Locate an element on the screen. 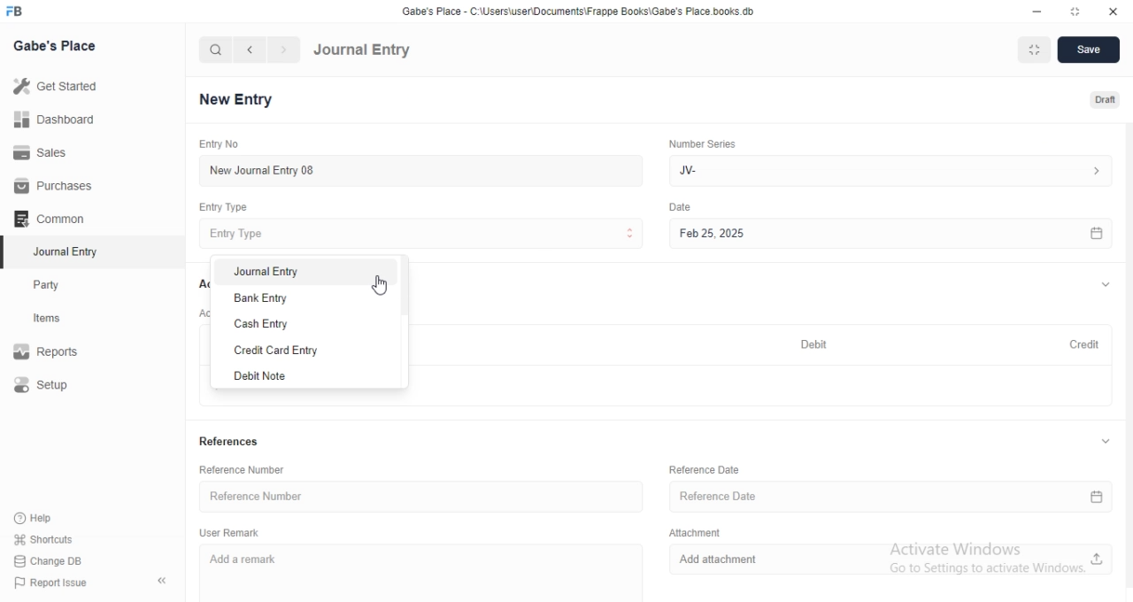 Image resolution: width=1133 pixels, height=602 pixels. Journal Entry is located at coordinates (63, 251).